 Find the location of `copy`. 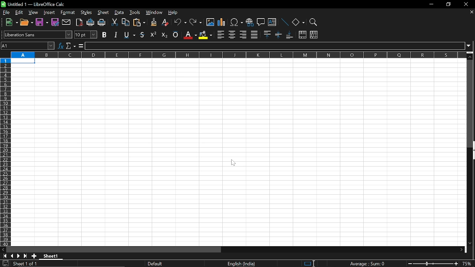

copy is located at coordinates (125, 23).